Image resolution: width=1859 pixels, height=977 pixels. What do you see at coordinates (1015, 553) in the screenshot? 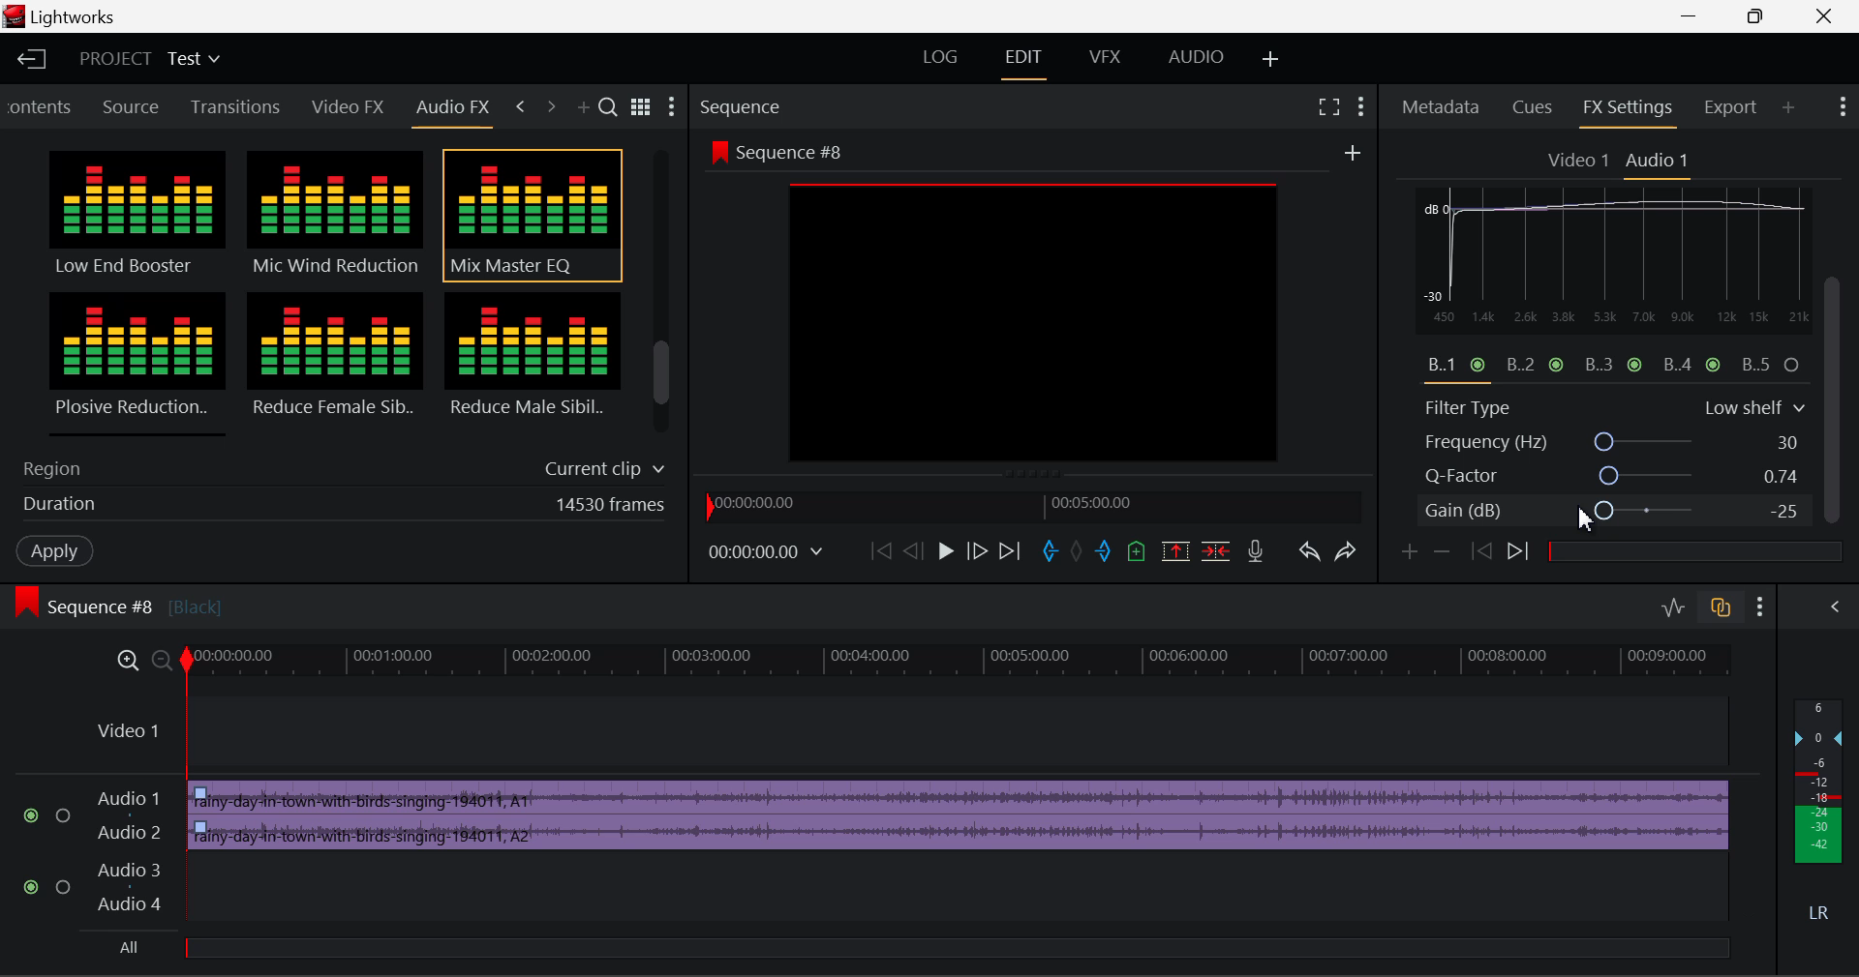
I see `To End` at bounding box center [1015, 553].